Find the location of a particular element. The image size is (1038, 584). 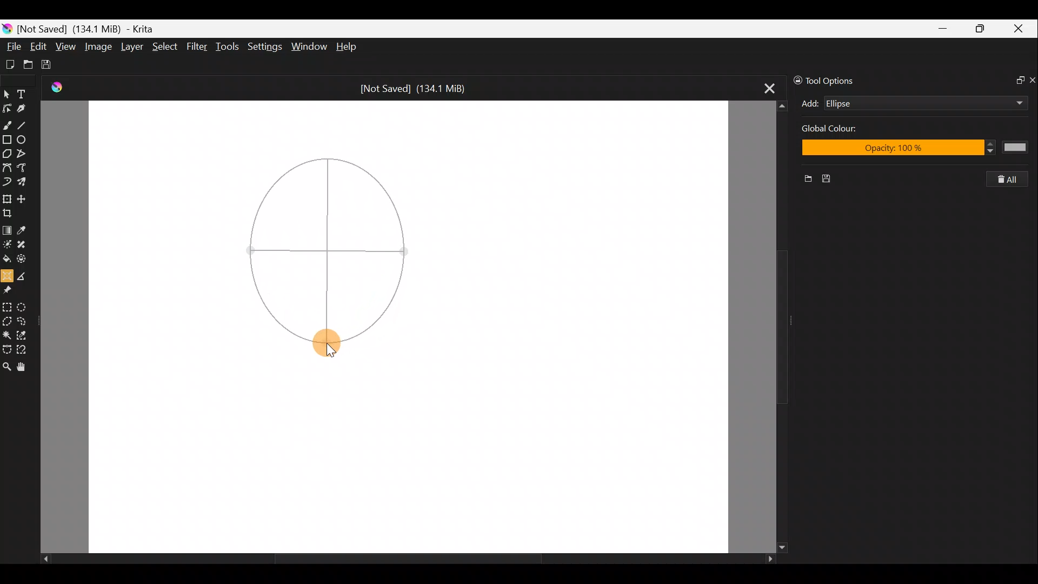

Freehand path tool is located at coordinates (22, 168).